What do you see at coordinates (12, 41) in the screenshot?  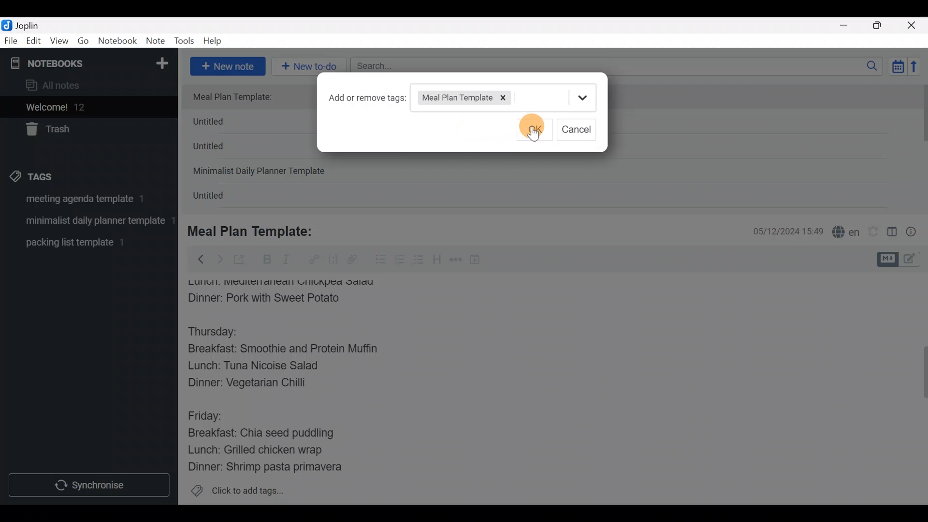 I see `File` at bounding box center [12, 41].